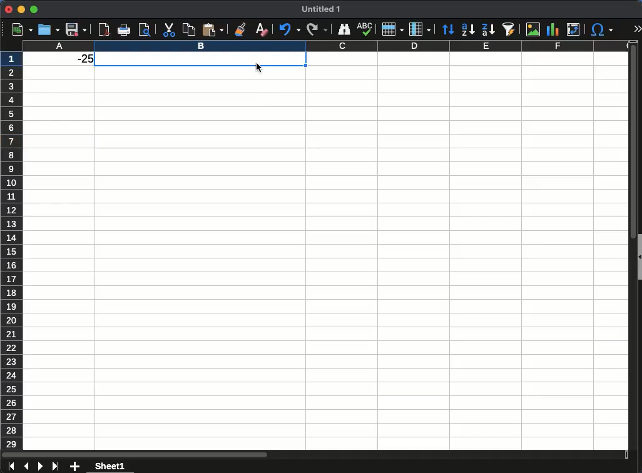 Image resolution: width=642 pixels, height=473 pixels. I want to click on scroll, so click(629, 248).